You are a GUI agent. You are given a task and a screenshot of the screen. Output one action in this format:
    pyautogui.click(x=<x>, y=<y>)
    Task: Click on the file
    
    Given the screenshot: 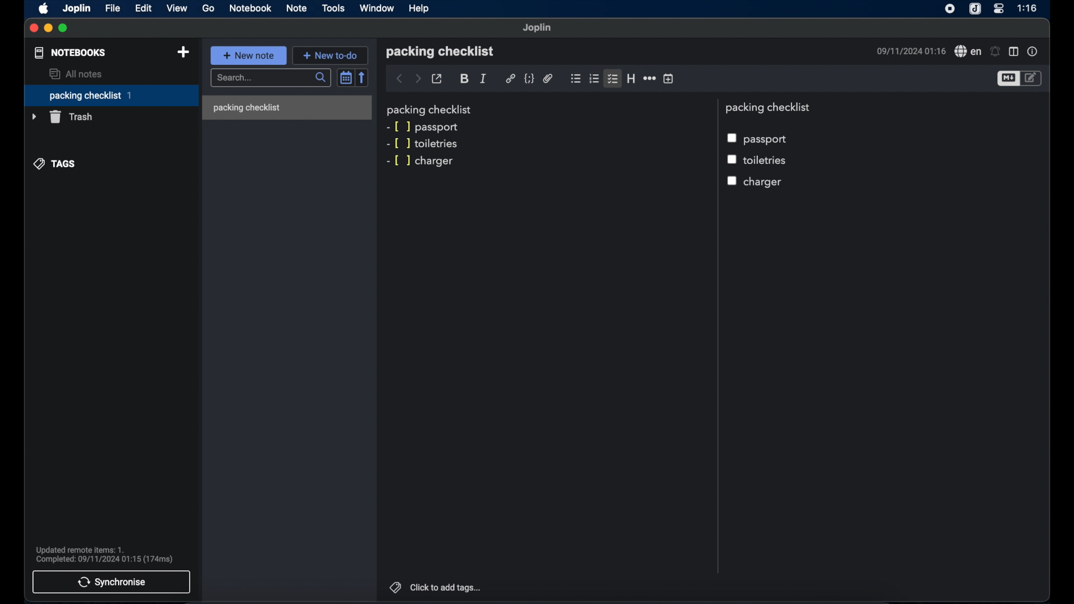 What is the action you would take?
    pyautogui.click(x=114, y=8)
    